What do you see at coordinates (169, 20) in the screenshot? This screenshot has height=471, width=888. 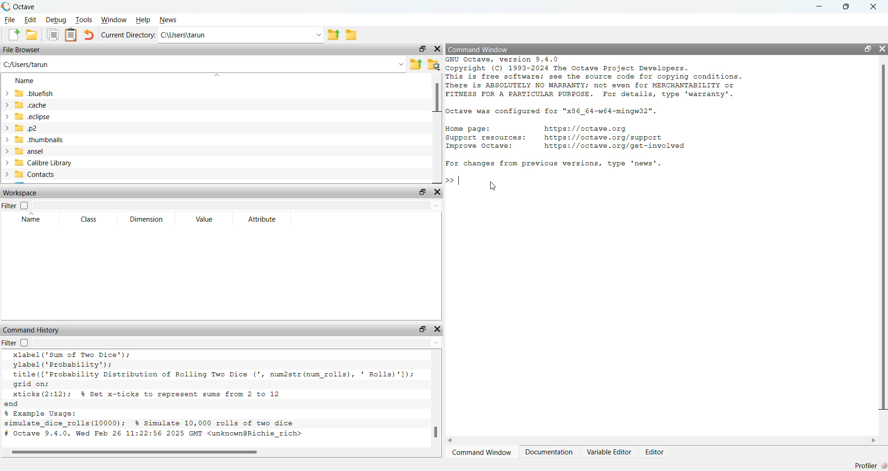 I see `News` at bounding box center [169, 20].